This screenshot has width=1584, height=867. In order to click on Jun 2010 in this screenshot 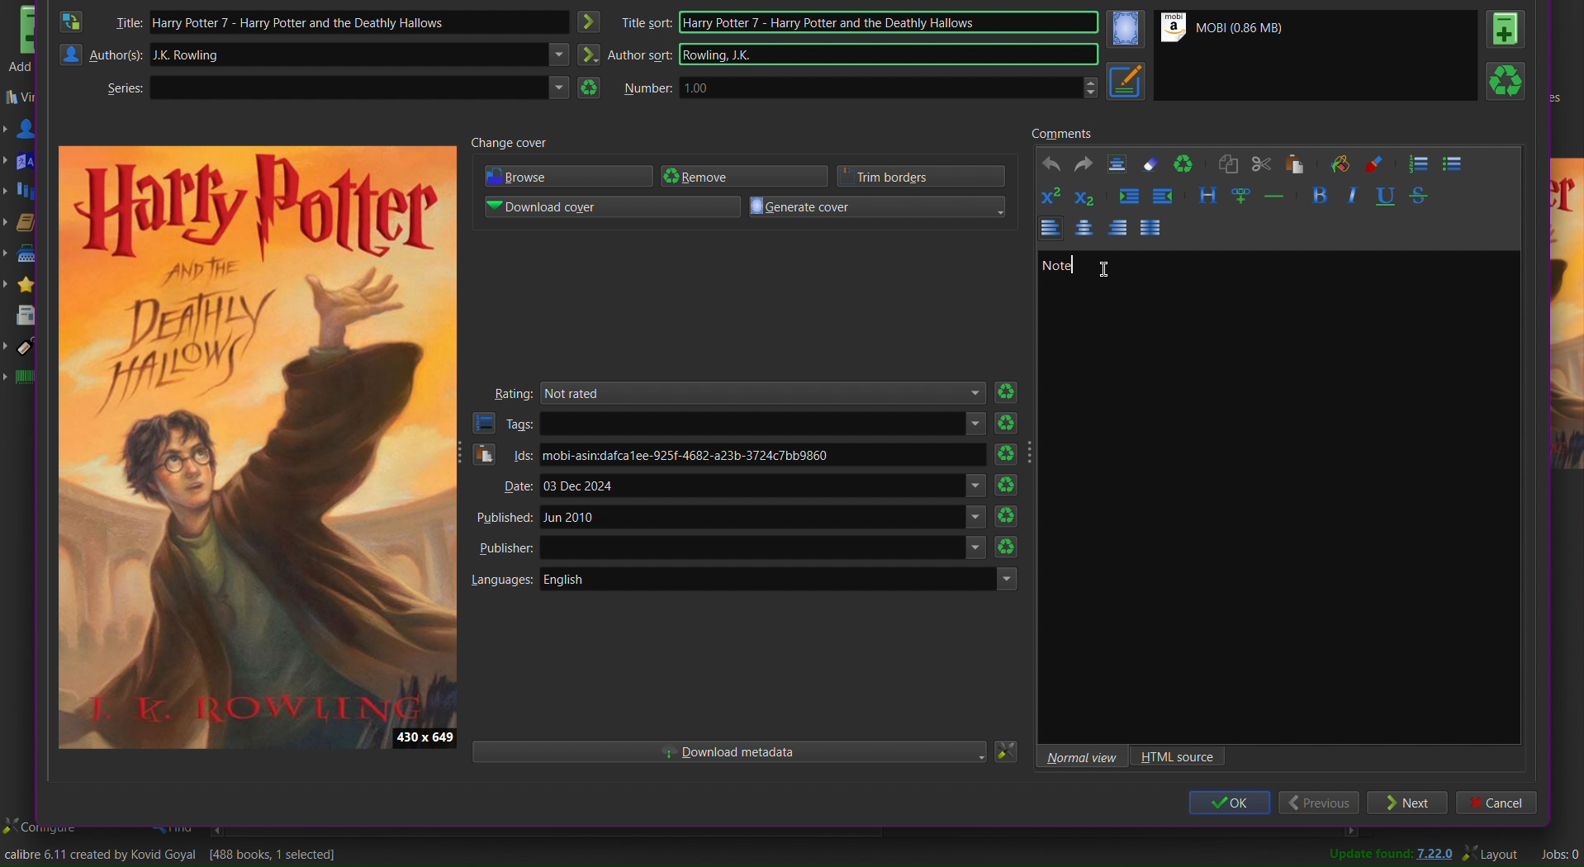, I will do `click(761, 519)`.